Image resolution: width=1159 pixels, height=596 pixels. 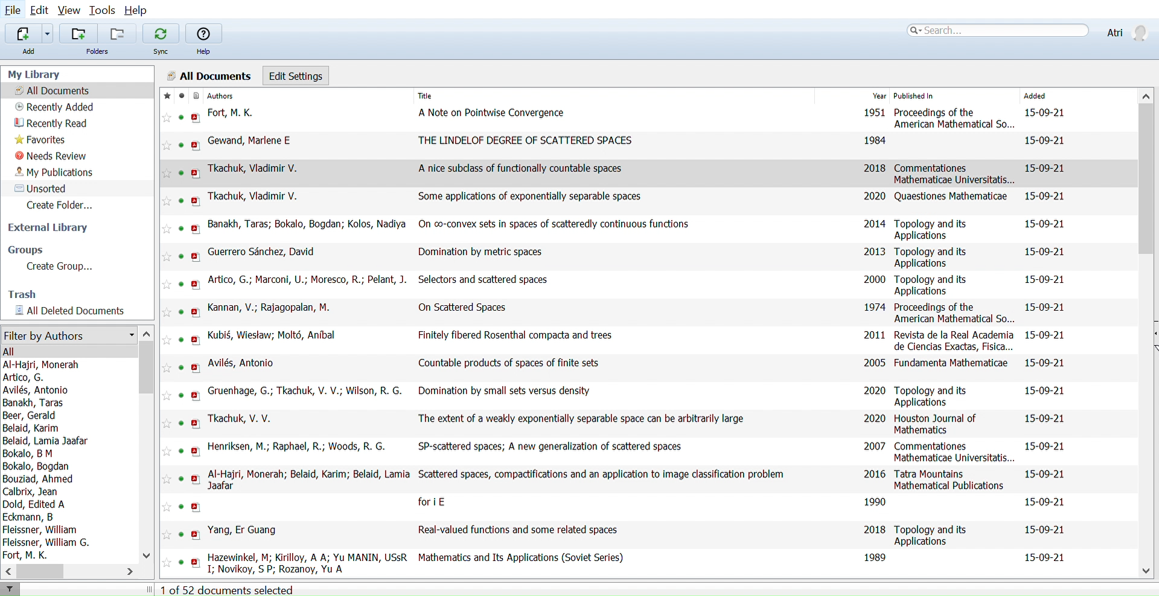 I want to click on open PDF, so click(x=196, y=563).